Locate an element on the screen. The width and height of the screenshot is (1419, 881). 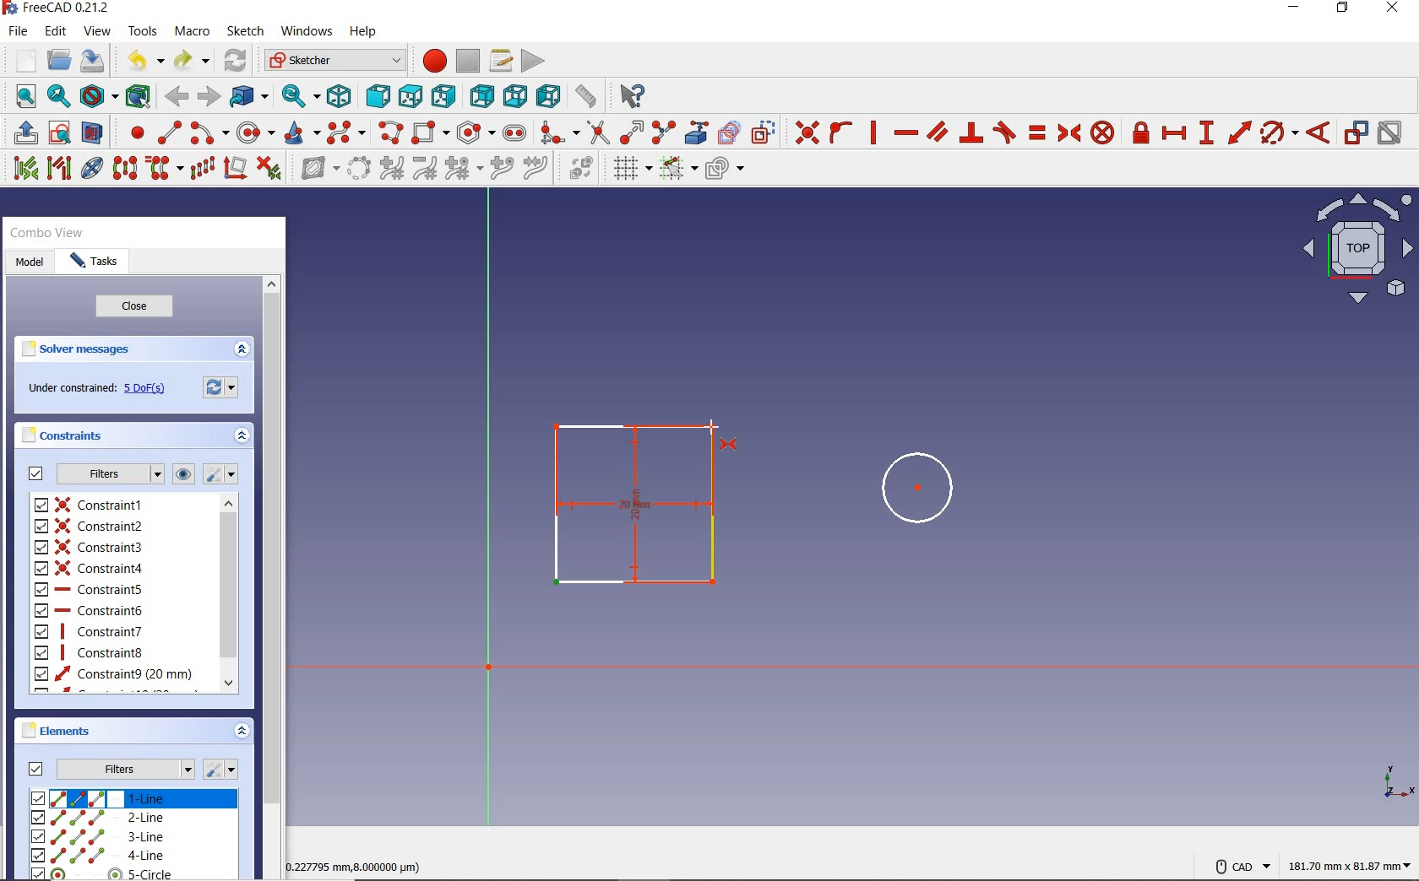
constraint6 is located at coordinates (89, 610).